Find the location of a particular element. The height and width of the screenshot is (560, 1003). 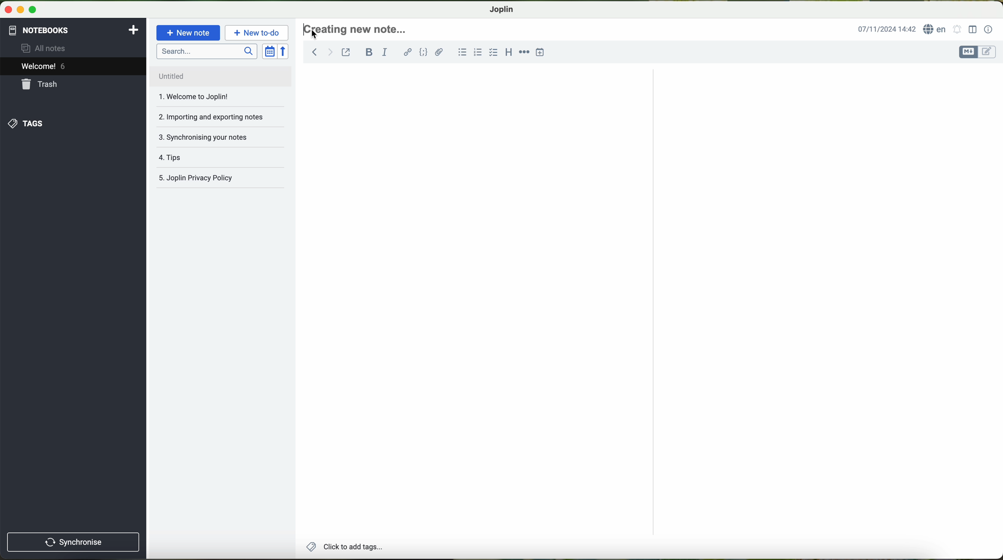

Joplin privacy policy is located at coordinates (217, 178).